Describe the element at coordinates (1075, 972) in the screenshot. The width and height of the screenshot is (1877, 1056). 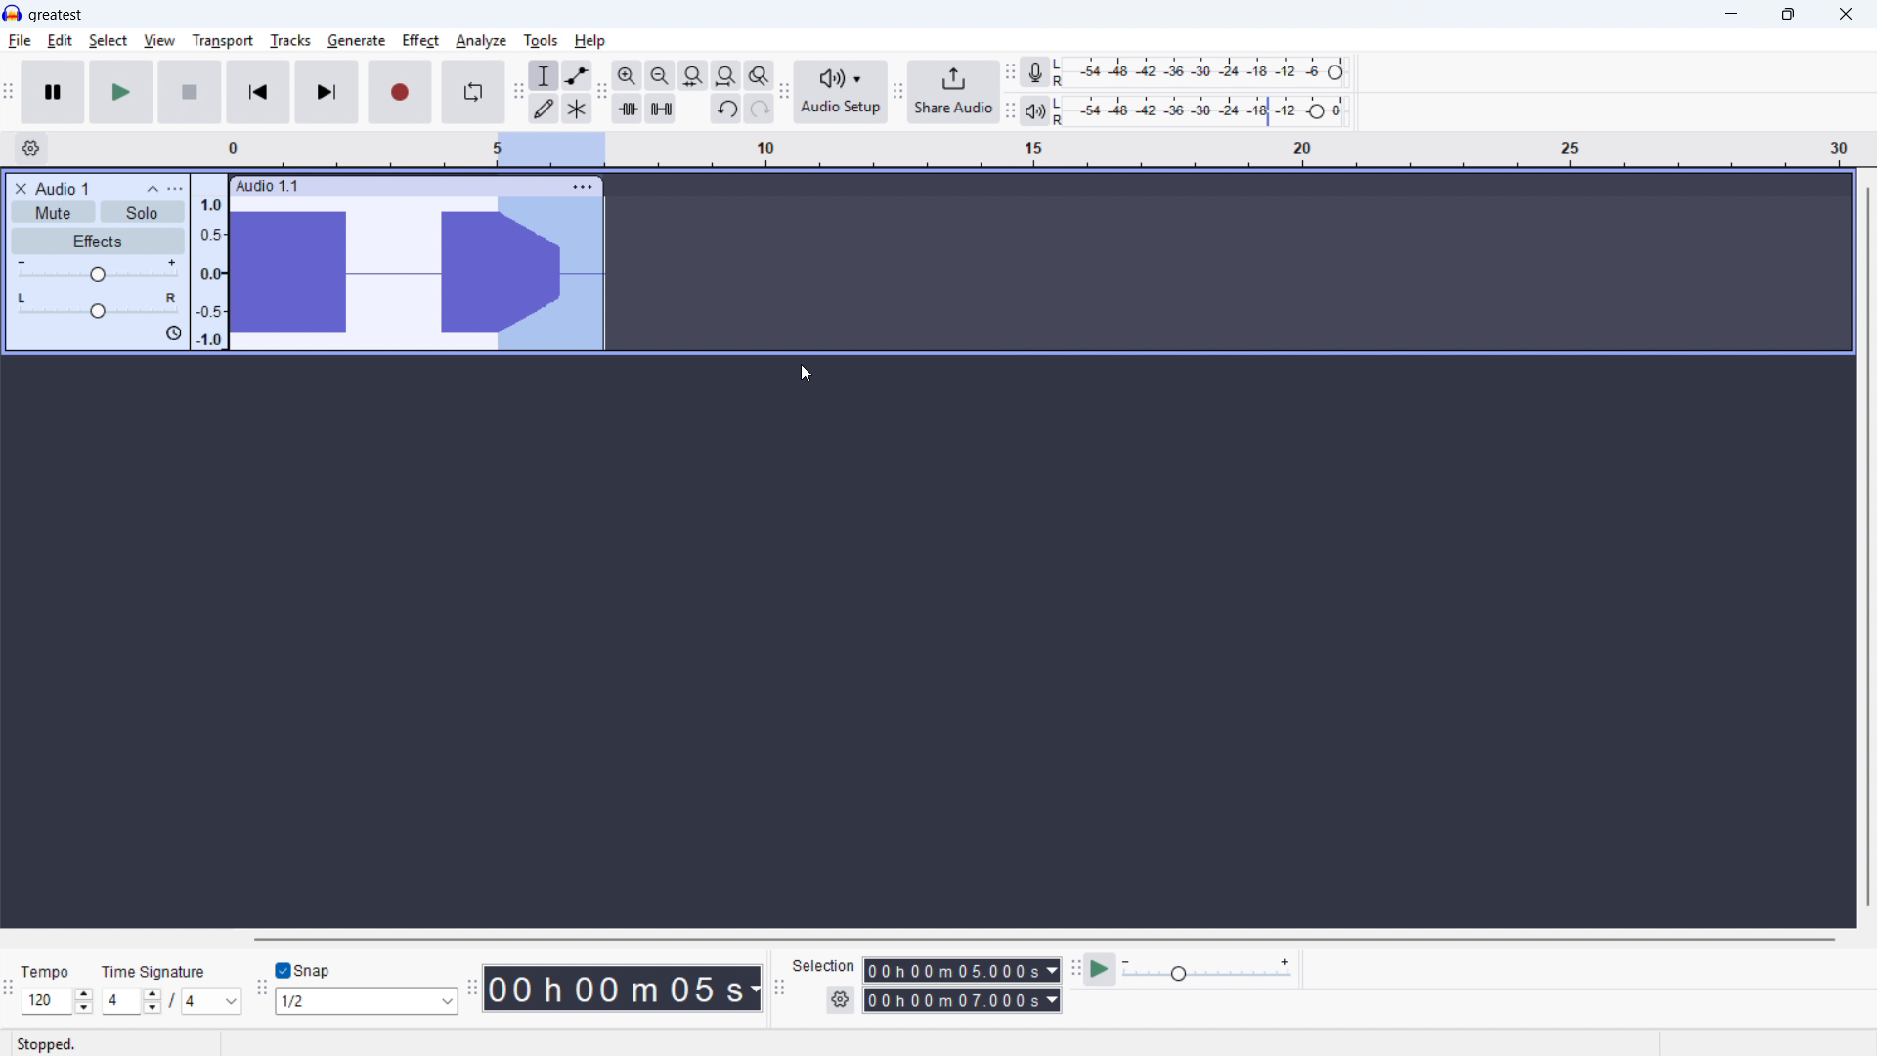
I see `Play at speed toolbar ` at that location.